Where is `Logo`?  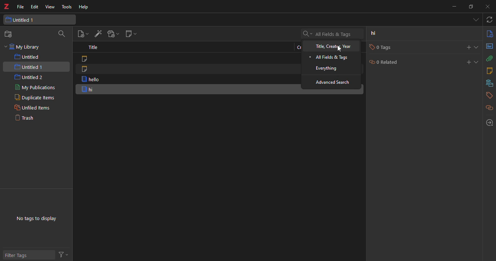 Logo is located at coordinates (6, 7).